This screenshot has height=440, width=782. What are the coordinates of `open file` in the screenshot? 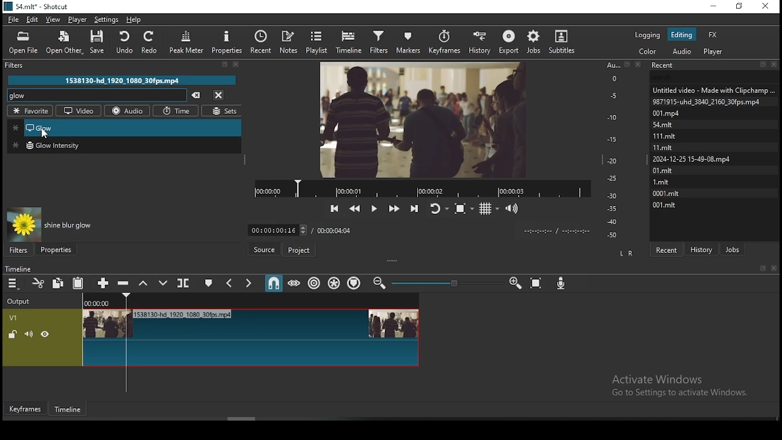 It's located at (25, 42).